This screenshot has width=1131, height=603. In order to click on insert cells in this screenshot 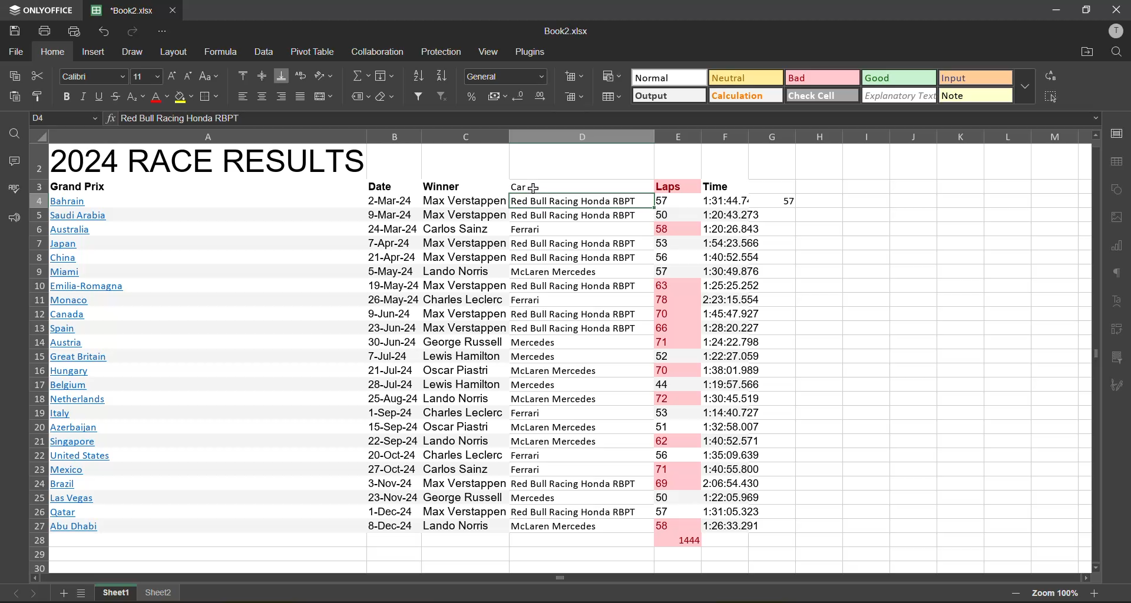, I will do `click(576, 78)`.